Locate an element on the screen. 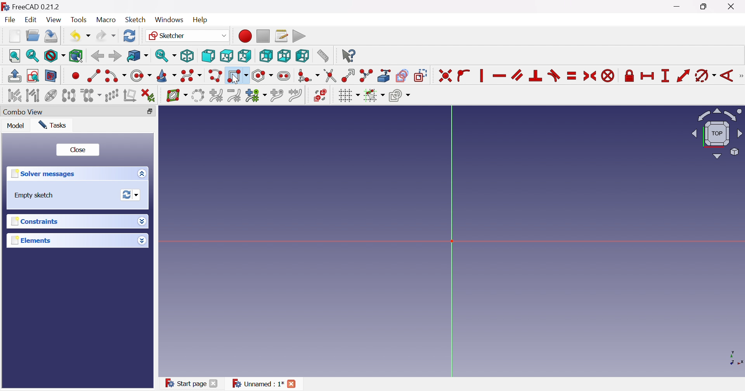 This screenshot has height=391, width=745. Help is located at coordinates (201, 20).